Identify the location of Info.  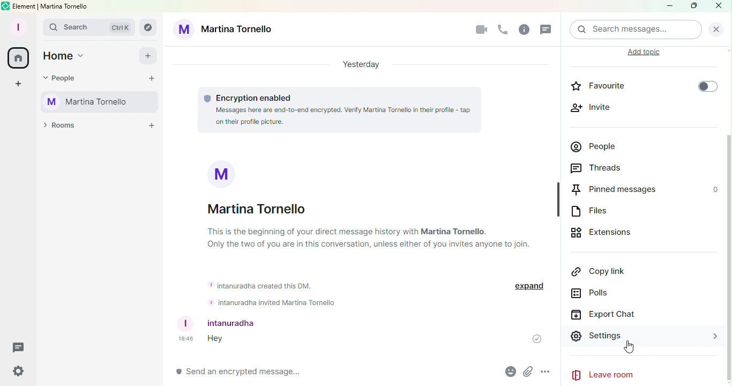
(524, 30).